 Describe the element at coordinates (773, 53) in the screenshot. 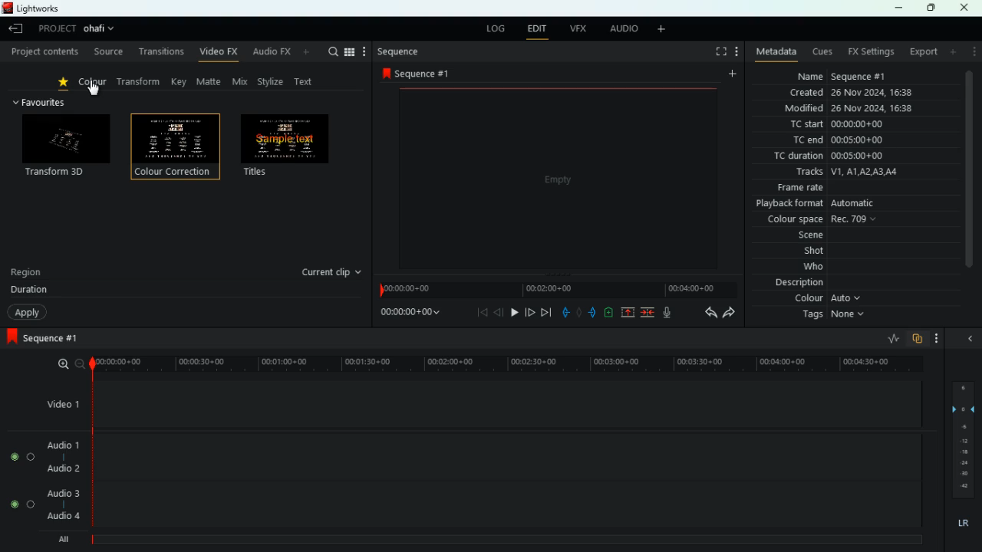

I see `metadata` at that location.